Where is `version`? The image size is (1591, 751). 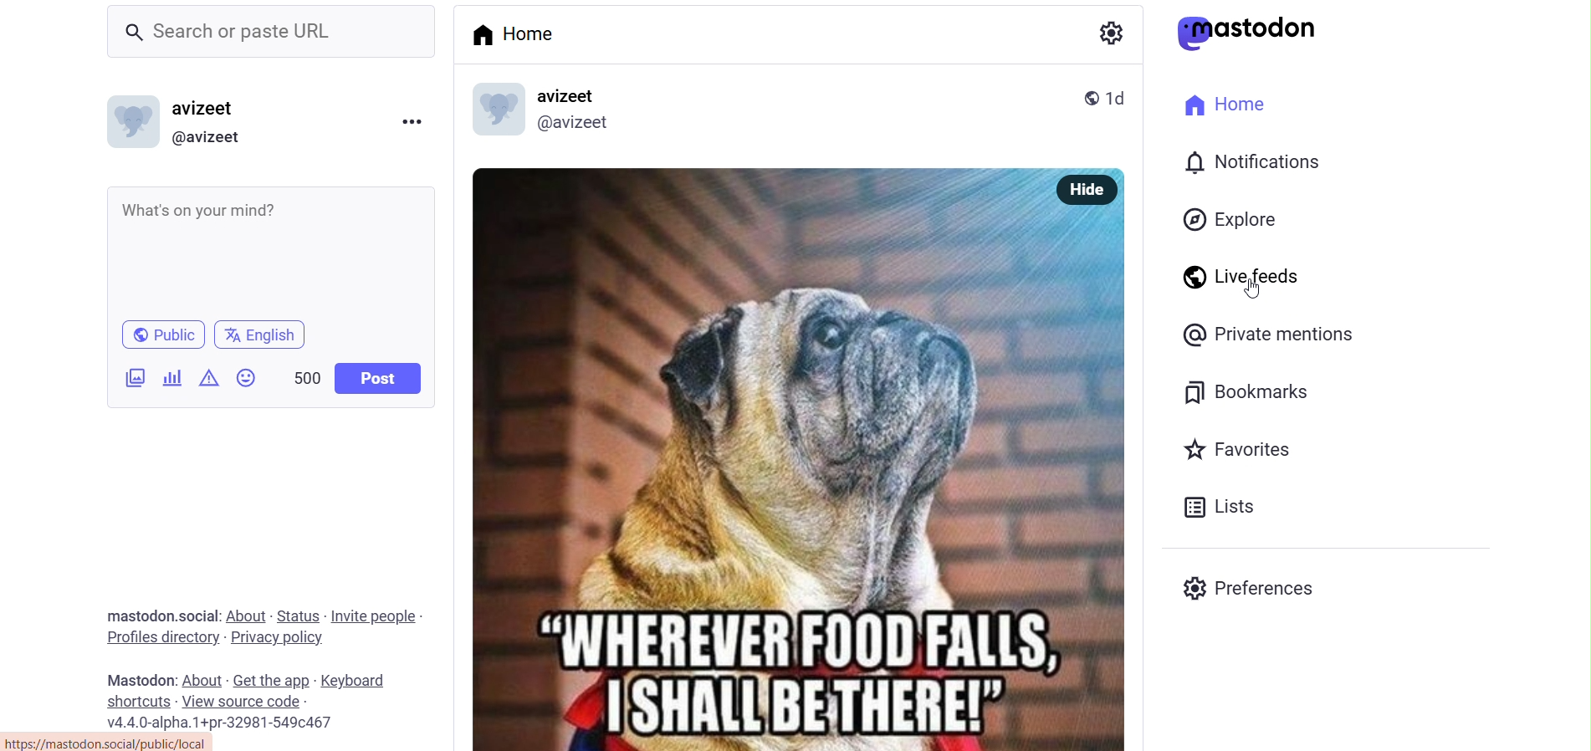
version is located at coordinates (219, 723).